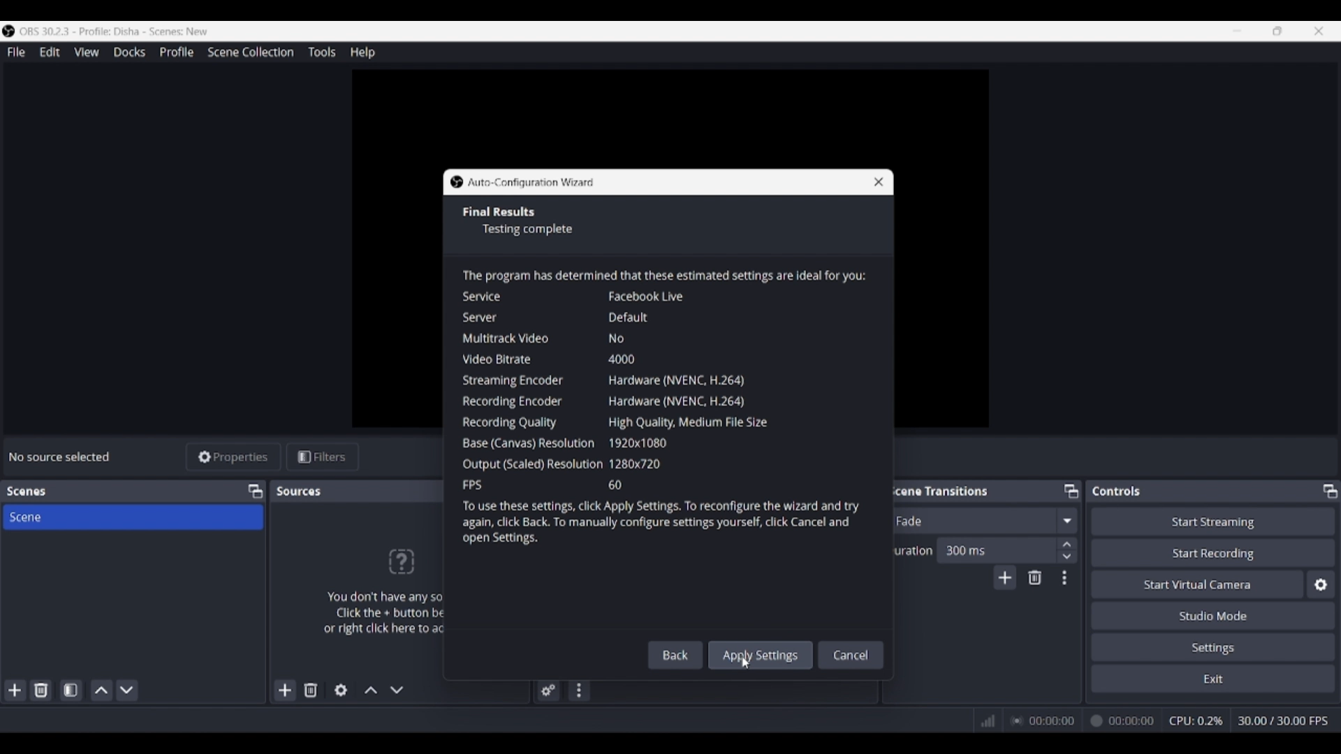  What do you see at coordinates (970, 520) in the screenshot?
I see `Current fade` at bounding box center [970, 520].